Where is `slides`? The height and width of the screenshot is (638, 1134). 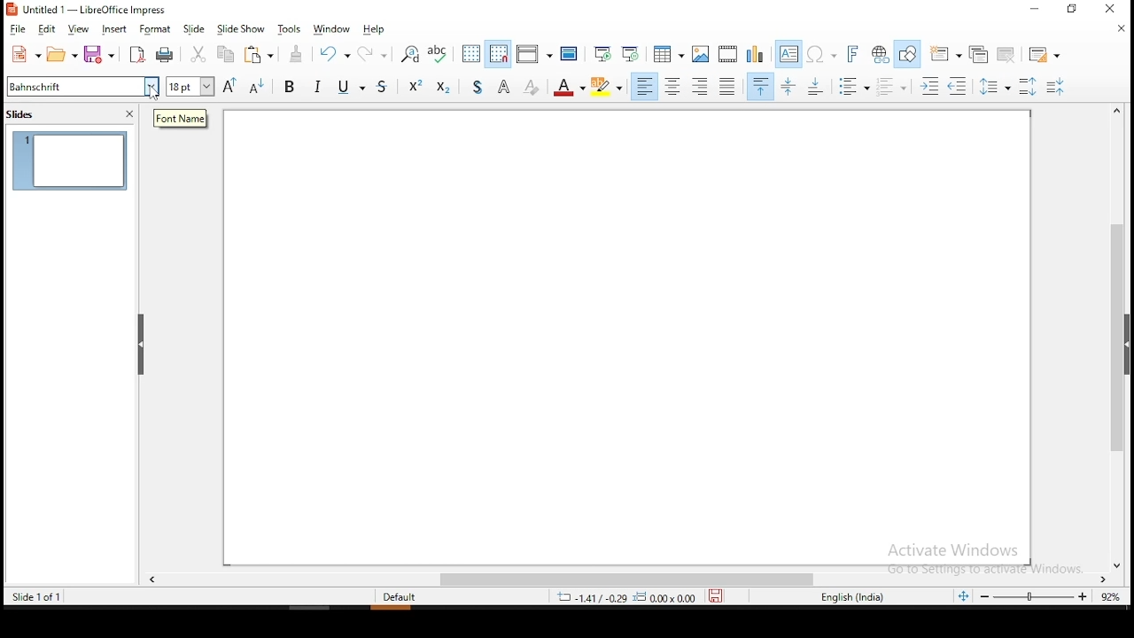
slides is located at coordinates (25, 119).